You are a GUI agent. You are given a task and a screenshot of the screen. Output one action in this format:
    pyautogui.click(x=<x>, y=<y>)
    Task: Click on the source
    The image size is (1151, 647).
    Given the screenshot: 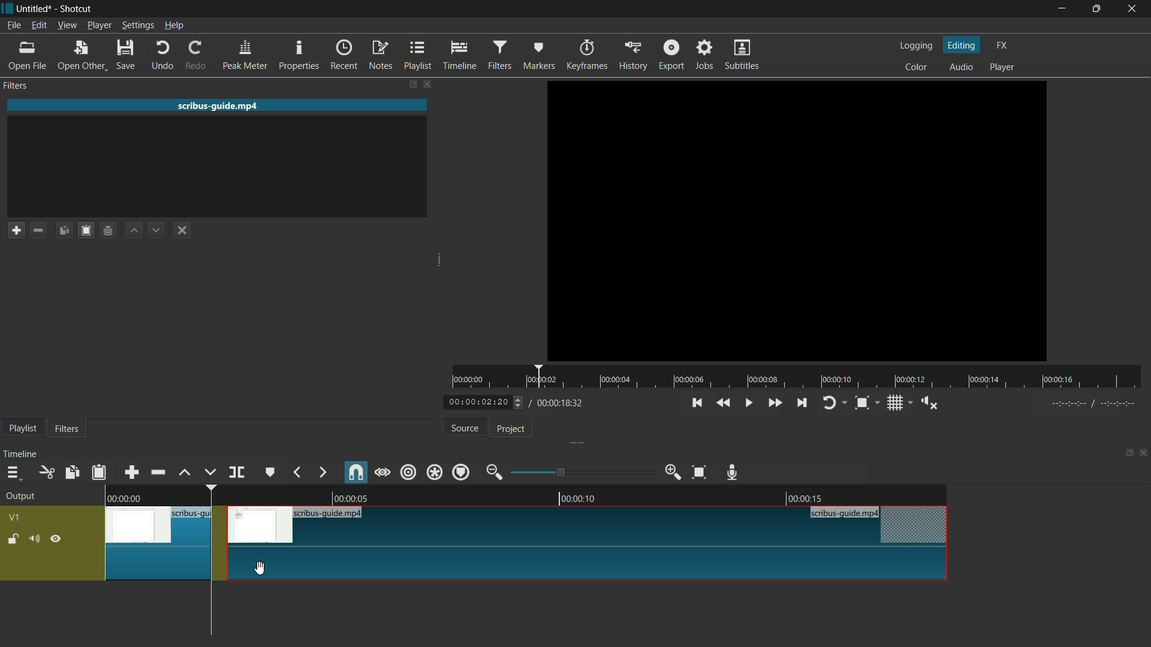 What is the action you would take?
    pyautogui.click(x=465, y=428)
    